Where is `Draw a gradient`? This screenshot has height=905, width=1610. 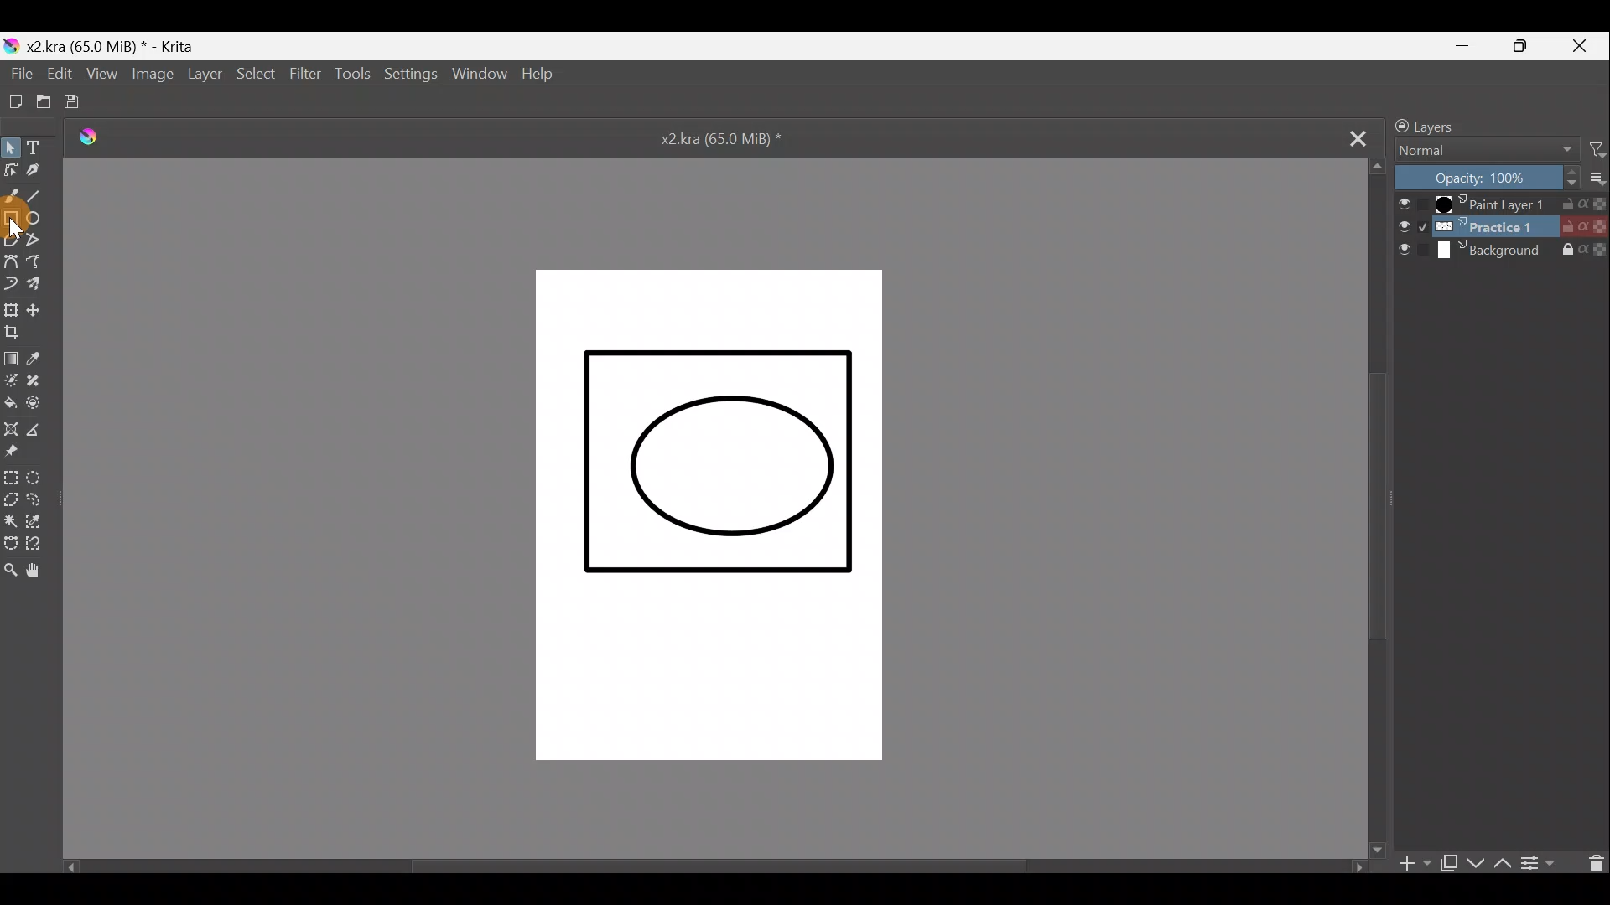
Draw a gradient is located at coordinates (11, 356).